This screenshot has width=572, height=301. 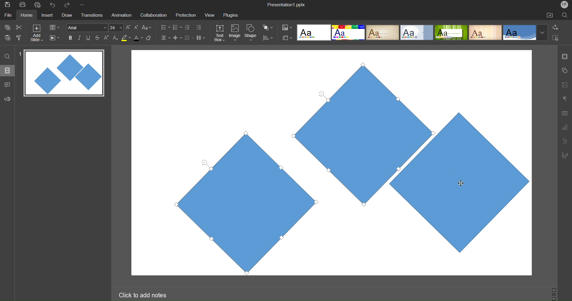 I want to click on Draw, so click(x=67, y=15).